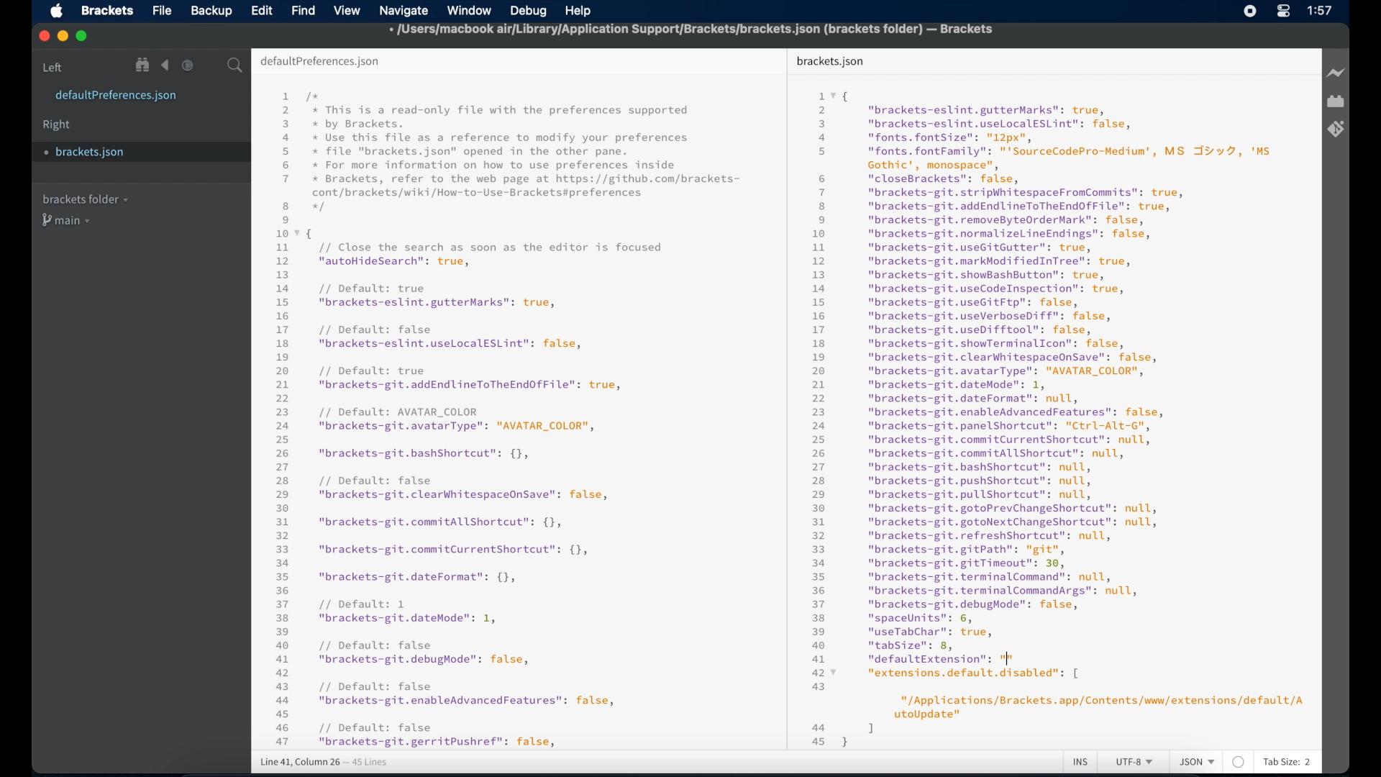  Describe the element at coordinates (1283, 12) in the screenshot. I see `control center` at that location.